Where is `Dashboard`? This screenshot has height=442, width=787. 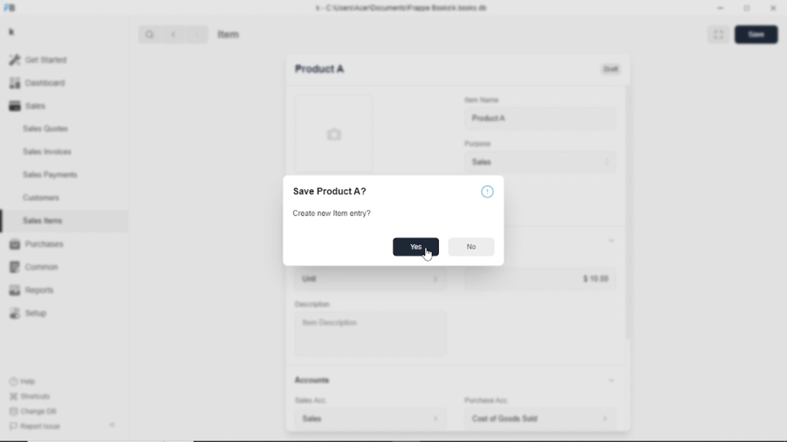
Dashboard is located at coordinates (38, 83).